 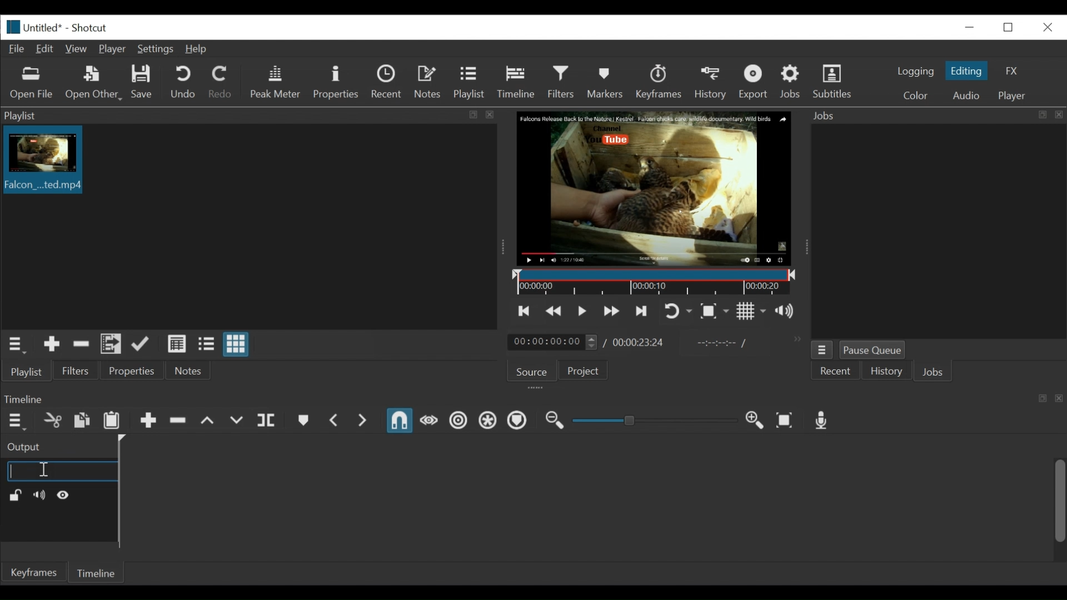 I want to click on Source, so click(x=529, y=371).